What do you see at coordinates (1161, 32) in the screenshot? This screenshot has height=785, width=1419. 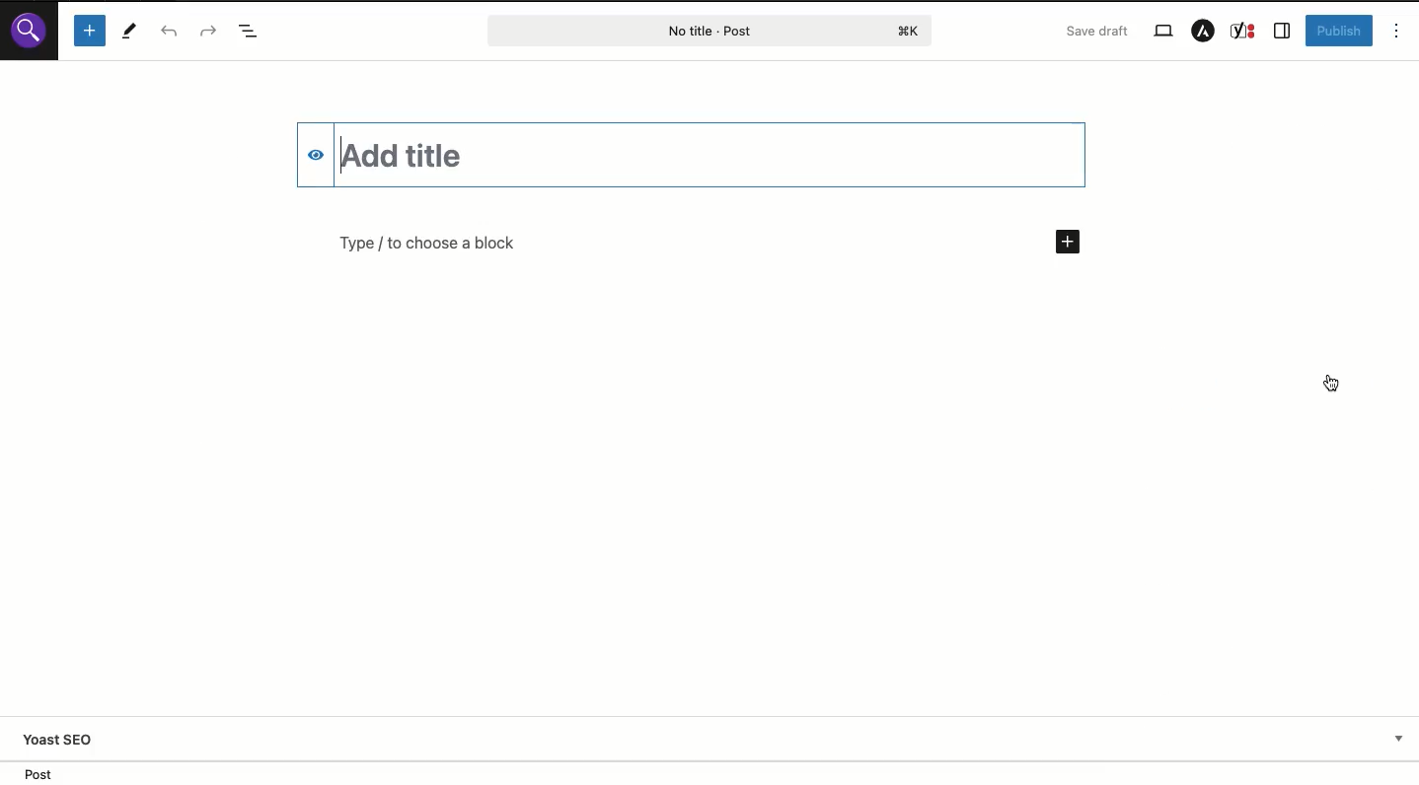 I see `View` at bounding box center [1161, 32].